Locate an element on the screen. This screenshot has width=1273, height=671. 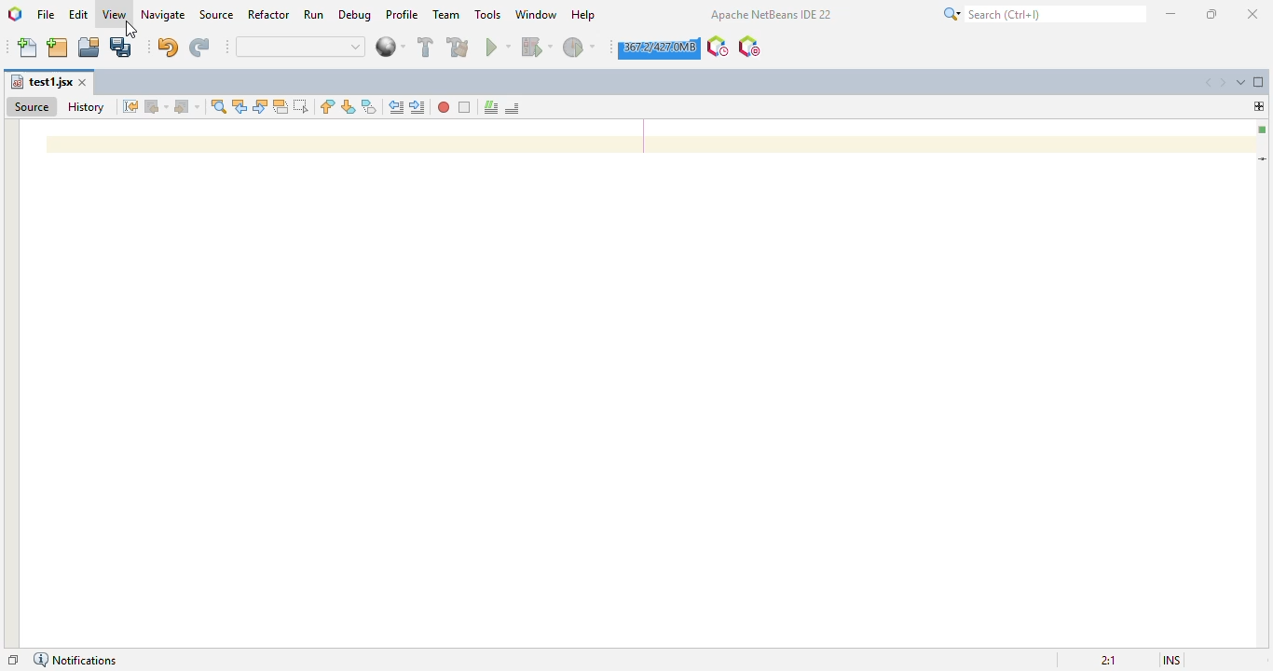
scroll documents left is located at coordinates (1208, 83).